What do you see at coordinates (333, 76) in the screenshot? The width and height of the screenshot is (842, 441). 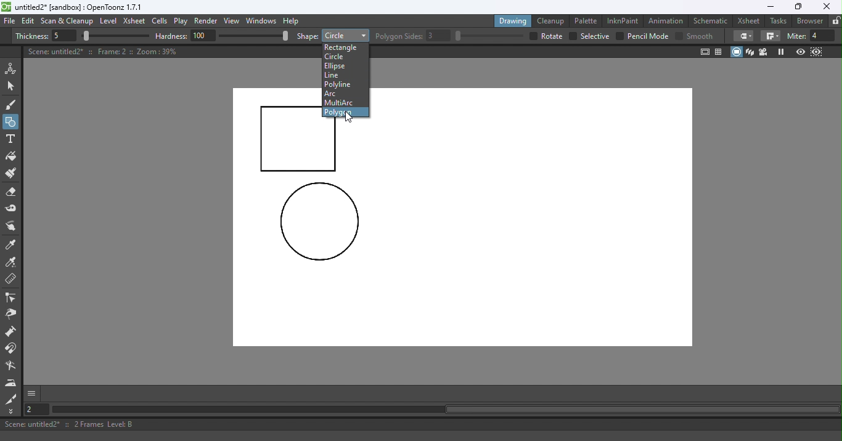 I see `Line` at bounding box center [333, 76].